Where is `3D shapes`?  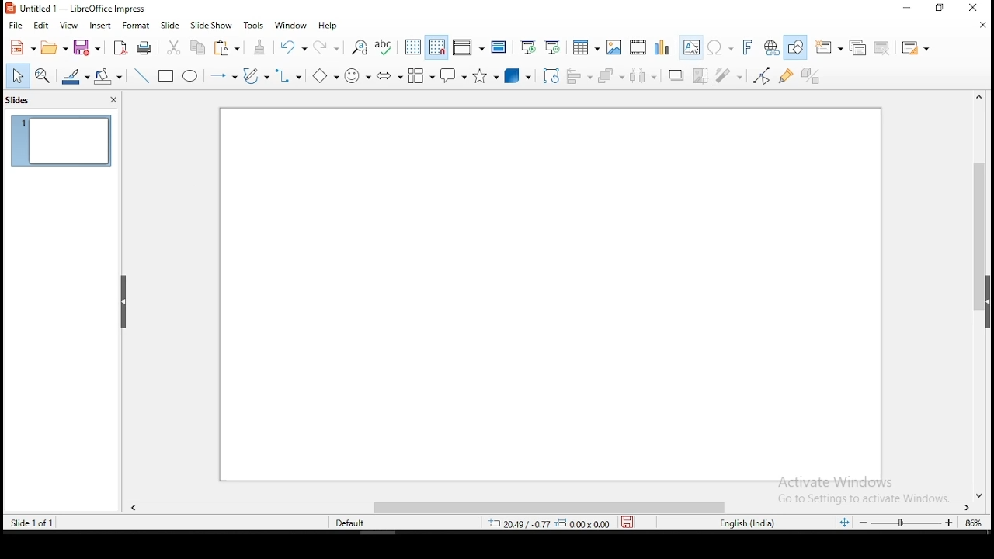 3D shapes is located at coordinates (518, 76).